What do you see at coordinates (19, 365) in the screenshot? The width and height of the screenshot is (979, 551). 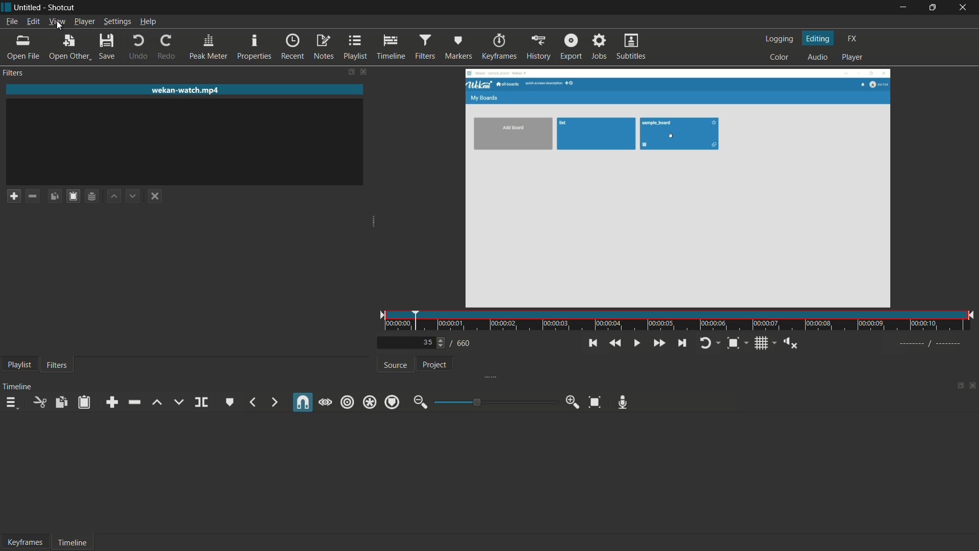 I see `playlist` at bounding box center [19, 365].